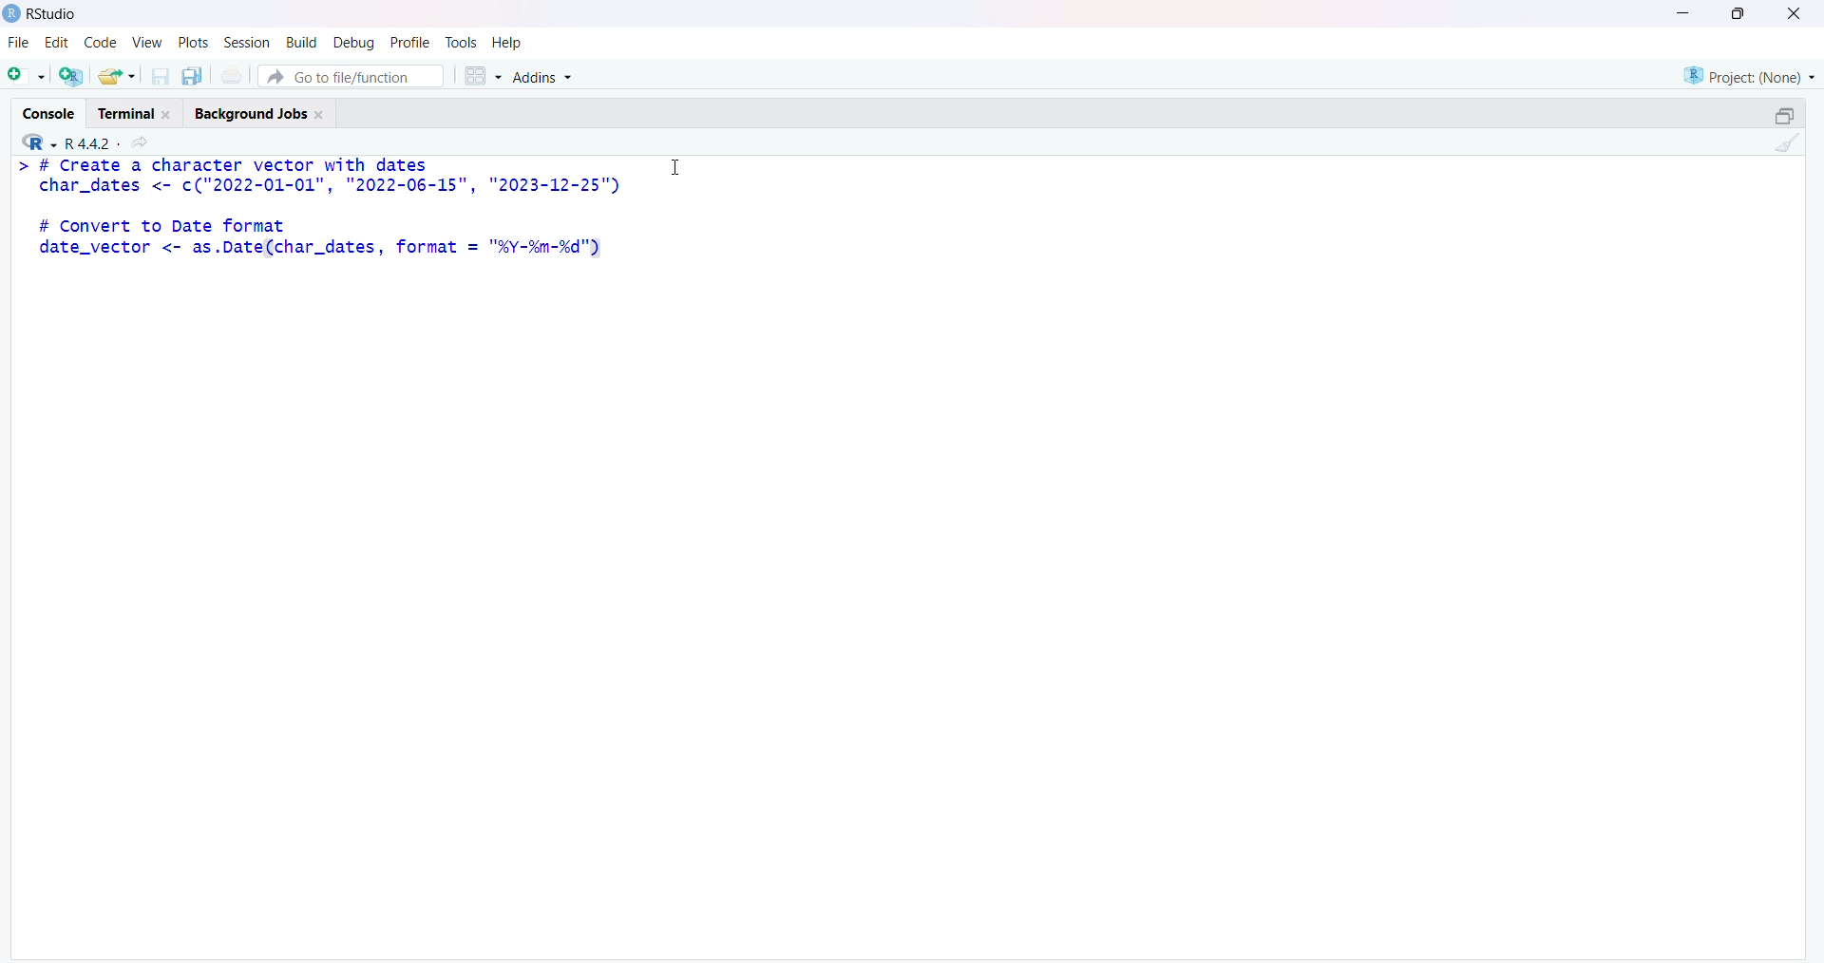 The width and height of the screenshot is (1824, 963). Describe the element at coordinates (1783, 147) in the screenshot. I see `Clear console (Ctrl +L)` at that location.